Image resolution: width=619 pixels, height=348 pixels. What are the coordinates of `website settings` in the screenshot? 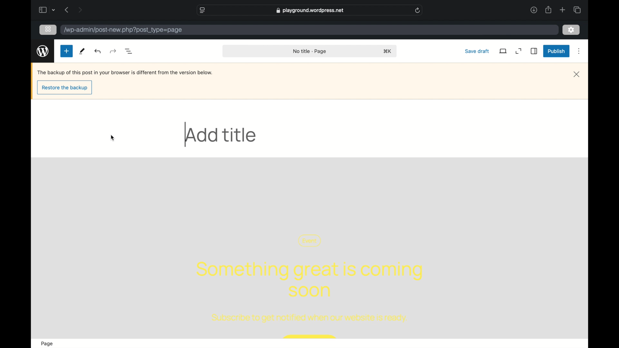 It's located at (202, 10).